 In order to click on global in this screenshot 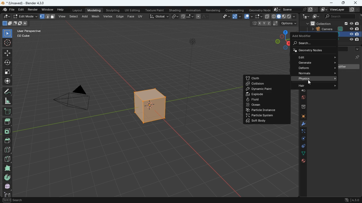, I will do `click(159, 16)`.